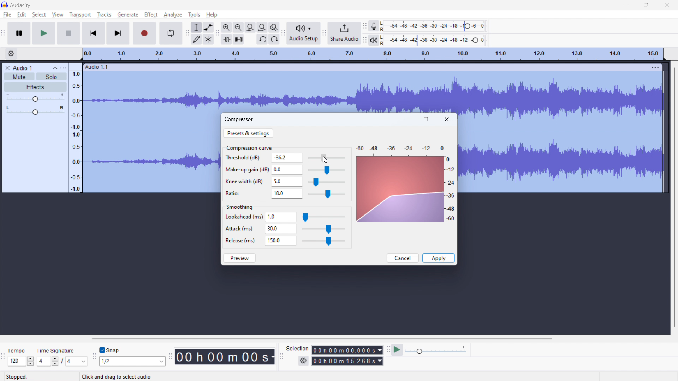 This screenshot has height=381, width=678. What do you see at coordinates (208, 40) in the screenshot?
I see `multi tool` at bounding box center [208, 40].